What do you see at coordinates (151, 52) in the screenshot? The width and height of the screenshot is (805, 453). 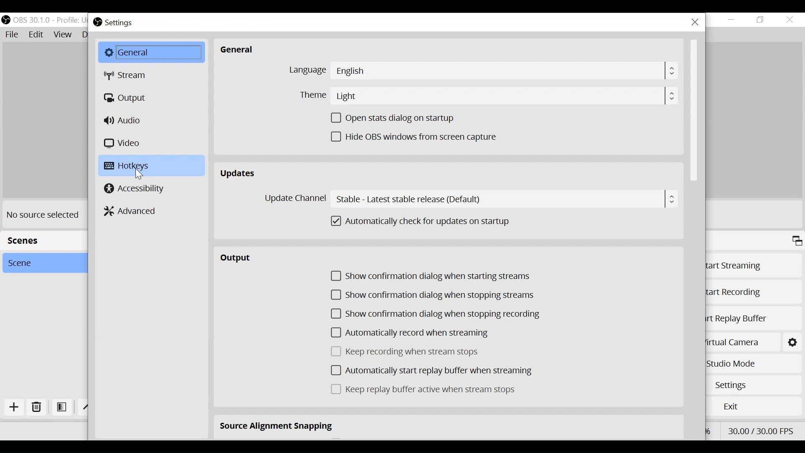 I see `General` at bounding box center [151, 52].